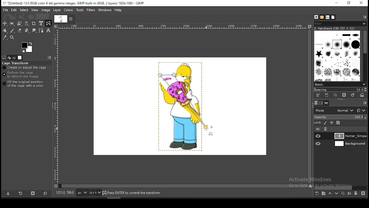 Image resolution: width=369 pixels, height=208 pixels. Describe the element at coordinates (348, 3) in the screenshot. I see `restore` at that location.